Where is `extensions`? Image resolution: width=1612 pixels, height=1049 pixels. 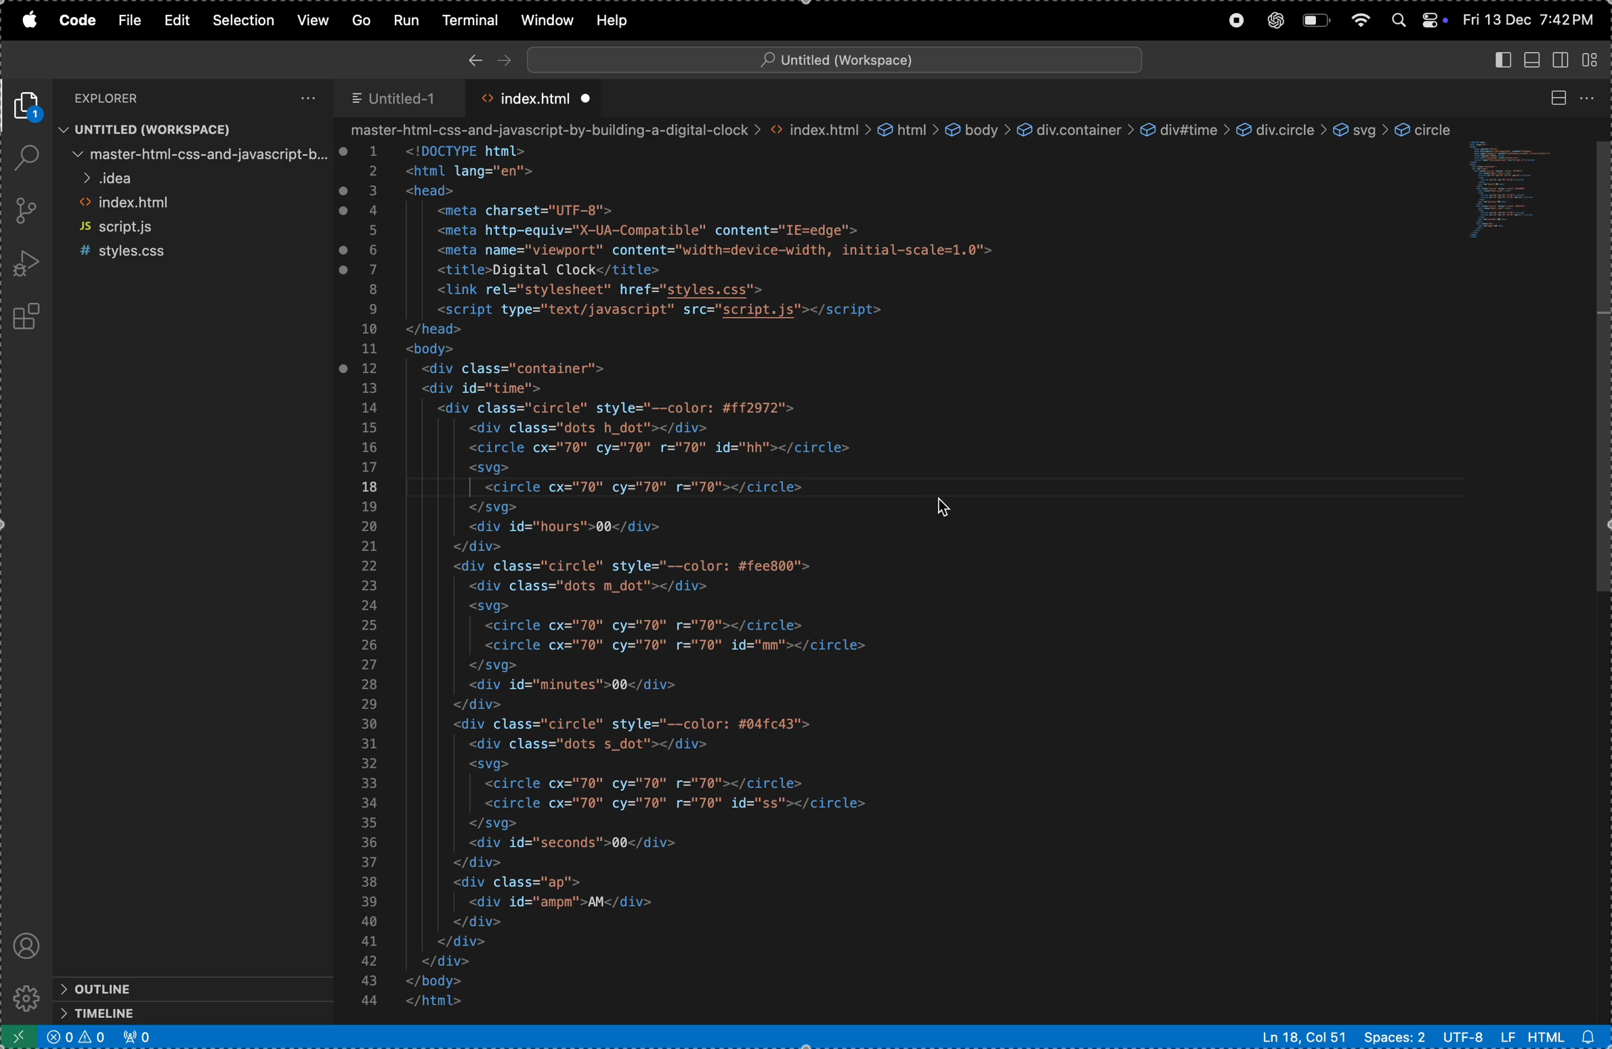 extensions is located at coordinates (28, 318).